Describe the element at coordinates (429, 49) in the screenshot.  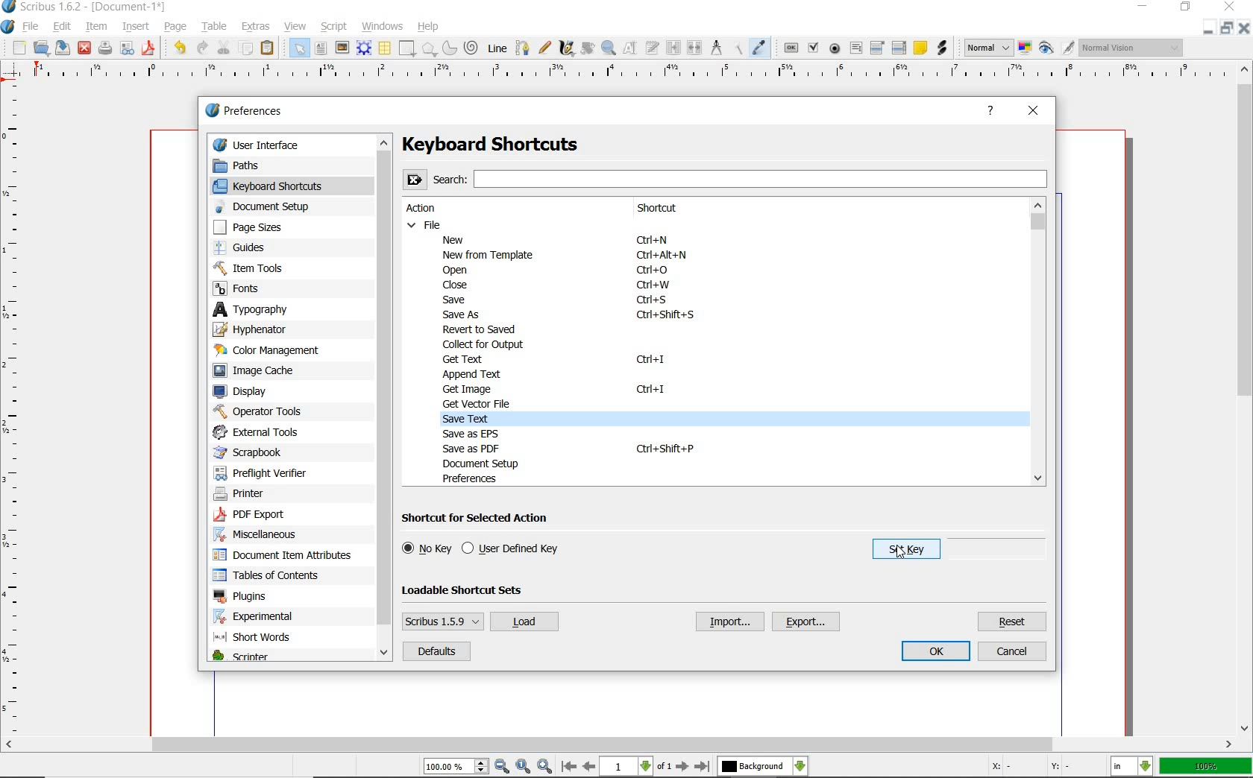
I see `polygon` at that location.